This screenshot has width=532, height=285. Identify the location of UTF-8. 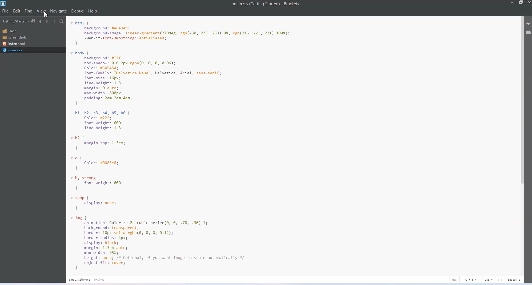
(471, 279).